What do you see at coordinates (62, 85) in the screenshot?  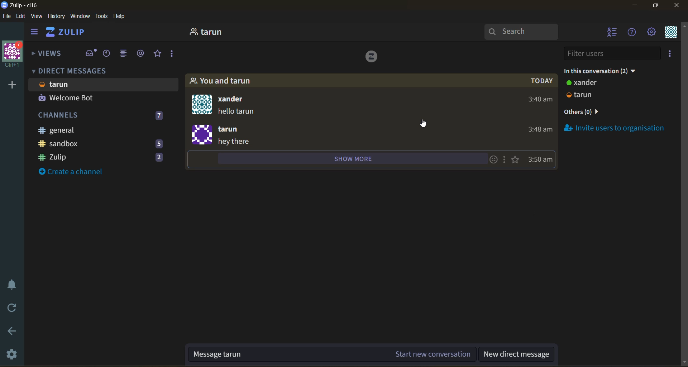 I see `user name` at bounding box center [62, 85].